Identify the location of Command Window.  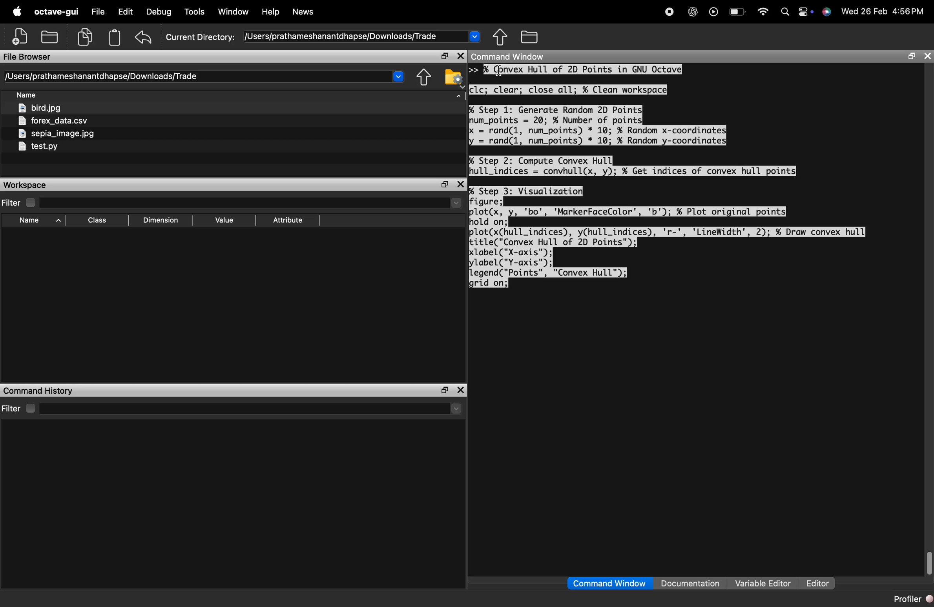
(511, 57).